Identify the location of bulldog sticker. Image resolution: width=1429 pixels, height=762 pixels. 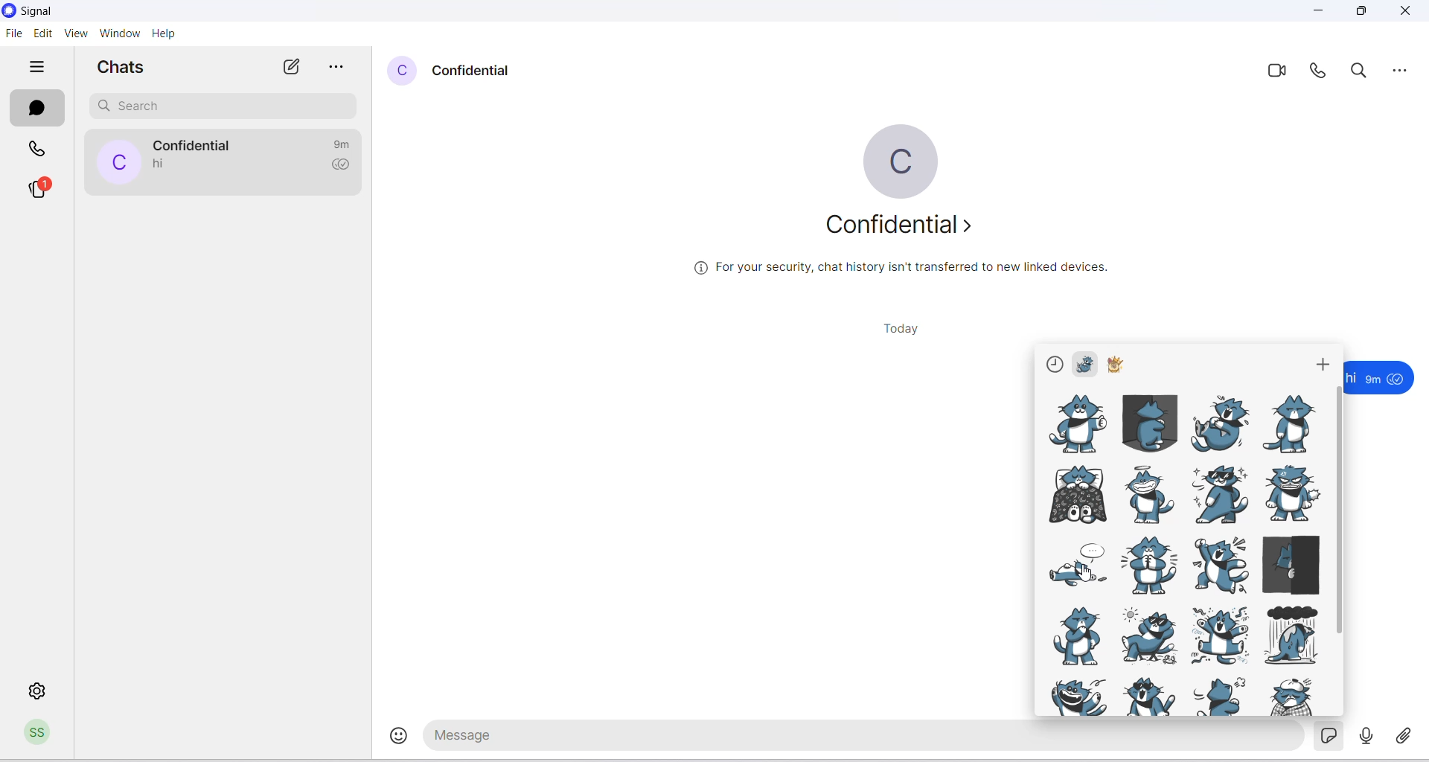
(1119, 365).